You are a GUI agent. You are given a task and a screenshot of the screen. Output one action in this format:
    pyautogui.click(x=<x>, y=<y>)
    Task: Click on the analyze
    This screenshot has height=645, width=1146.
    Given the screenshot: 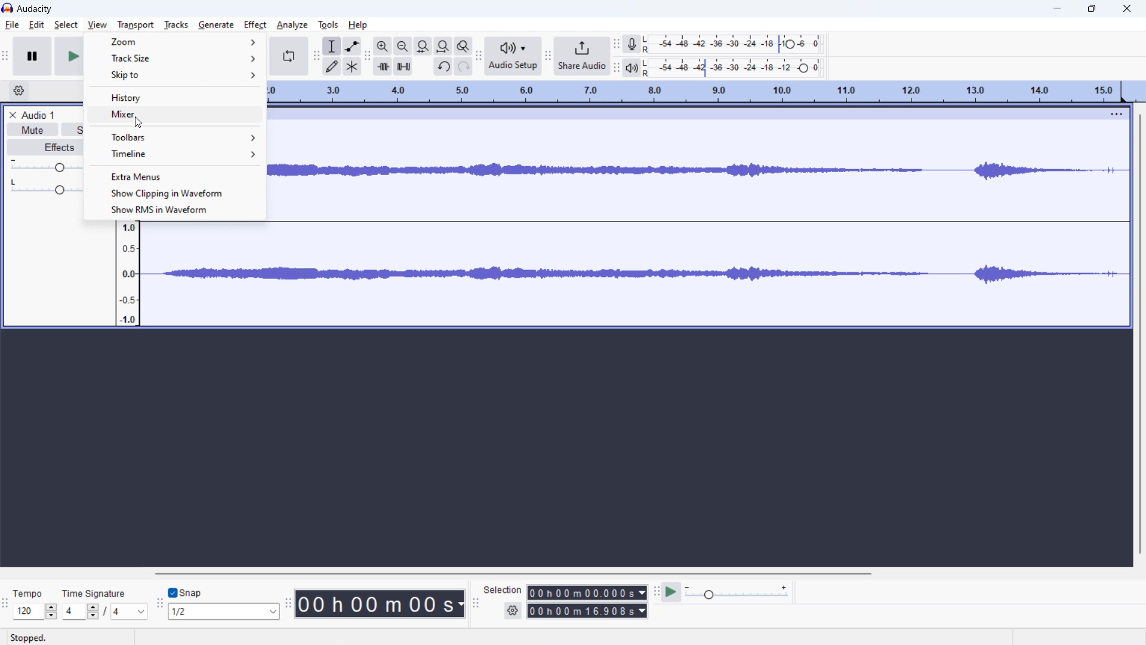 What is the action you would take?
    pyautogui.click(x=292, y=25)
    